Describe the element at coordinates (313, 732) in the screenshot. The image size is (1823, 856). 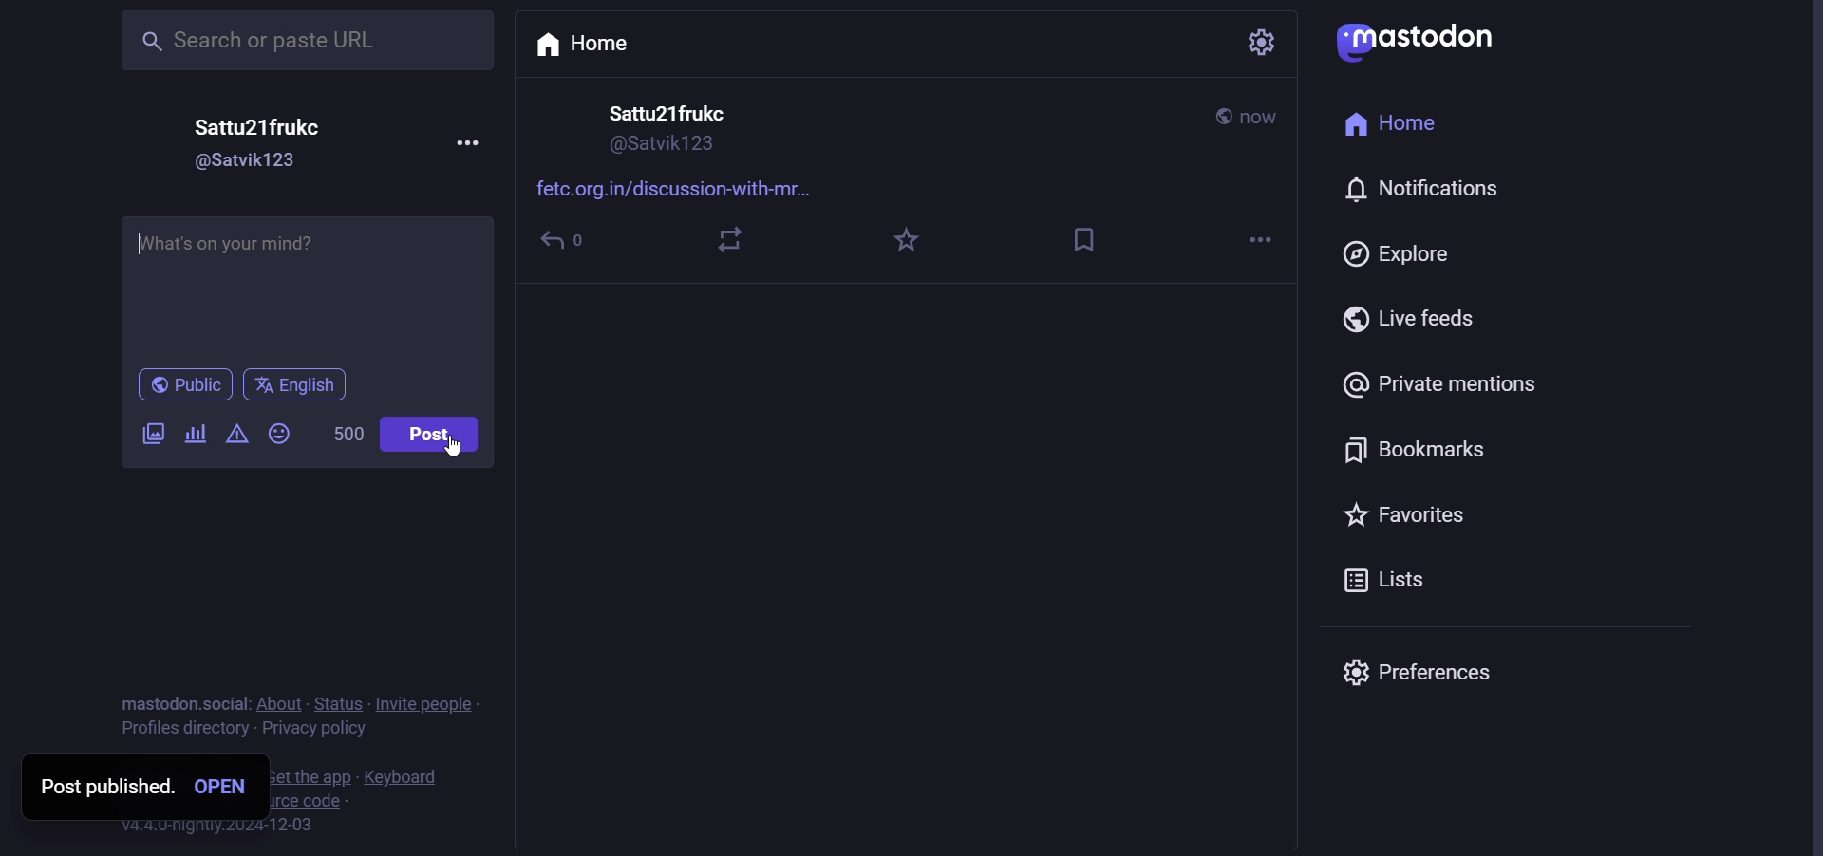
I see `privacy policy` at that location.